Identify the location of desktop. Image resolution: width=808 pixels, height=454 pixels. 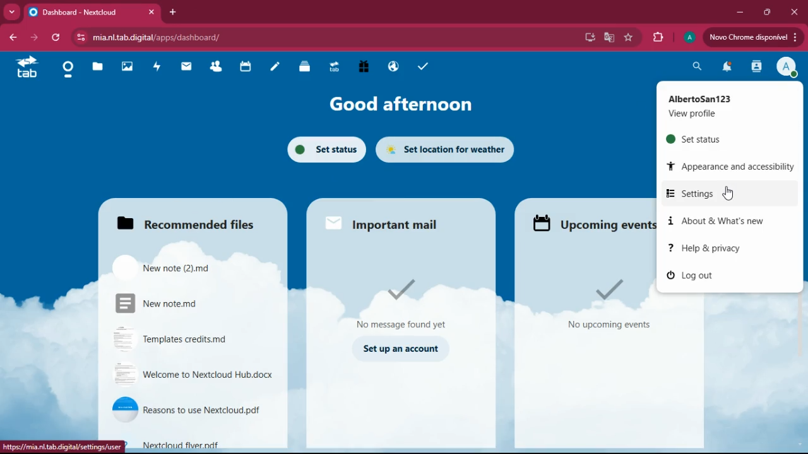
(588, 39).